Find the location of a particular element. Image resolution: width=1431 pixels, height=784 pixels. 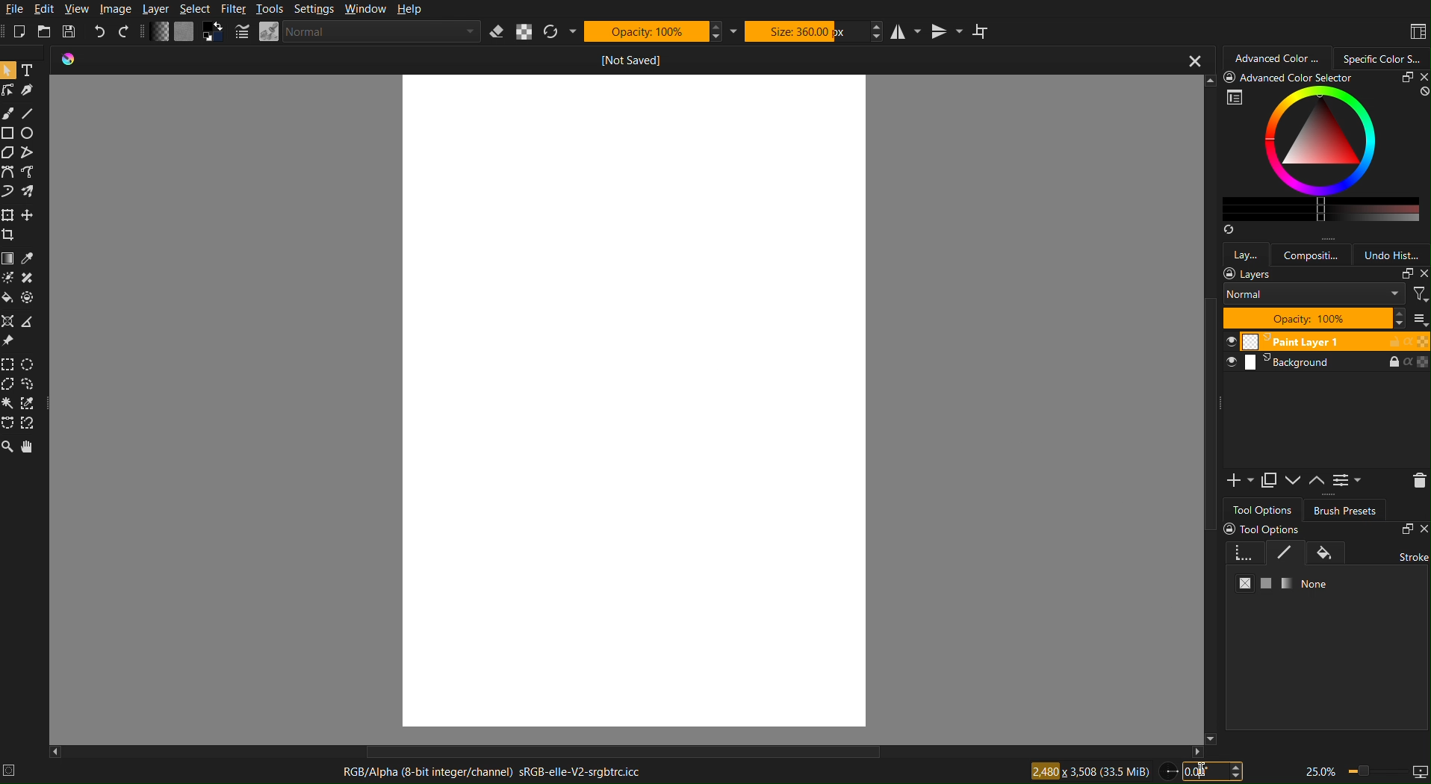

New Project is located at coordinates (19, 31).